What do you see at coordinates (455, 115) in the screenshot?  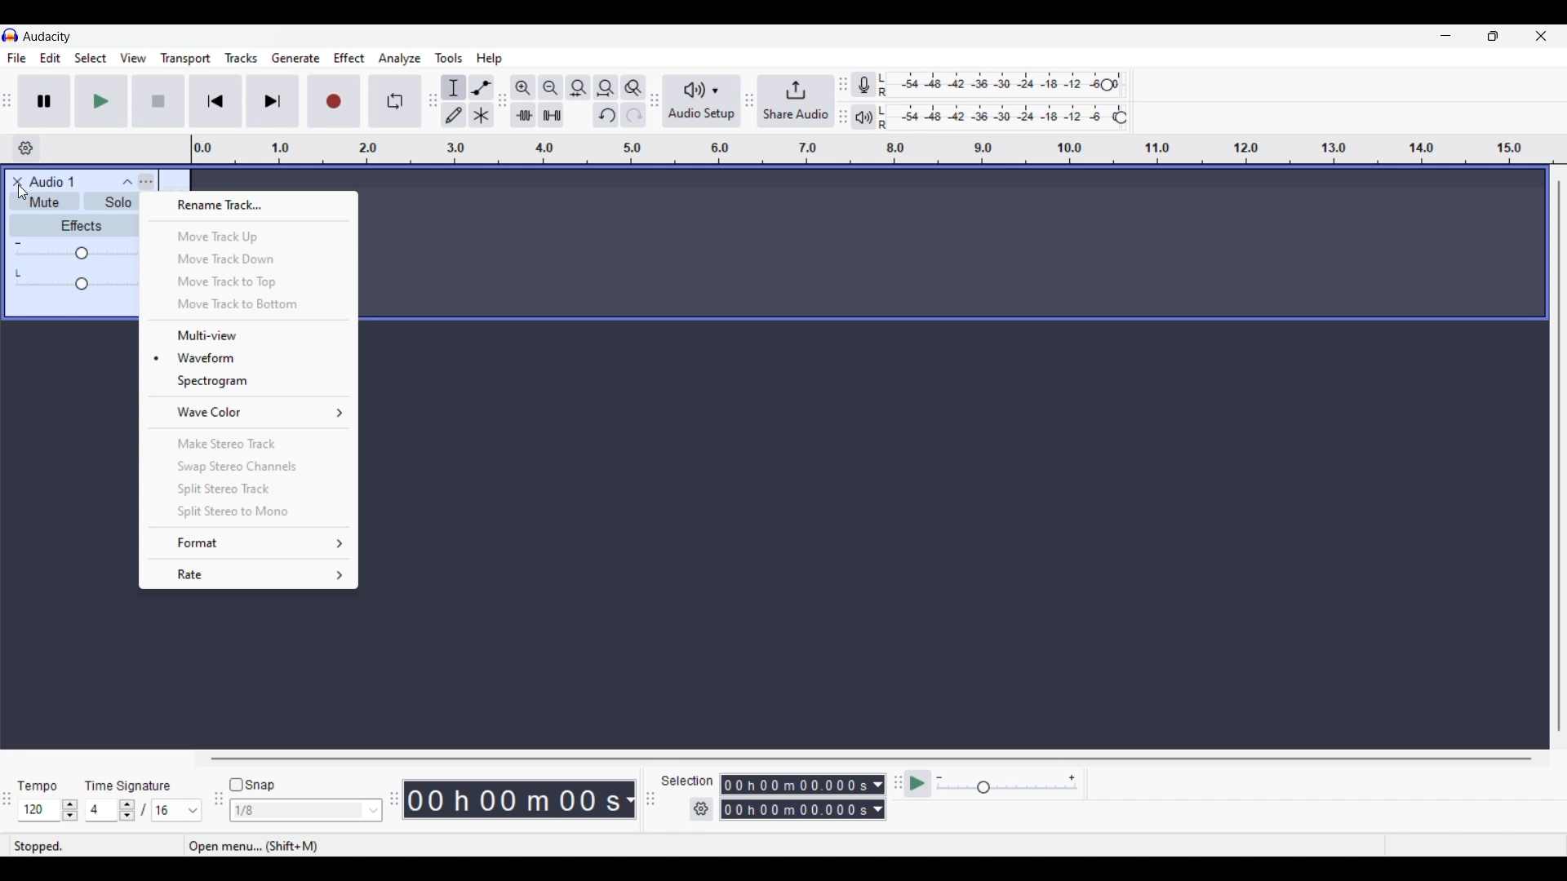 I see `Draw tool` at bounding box center [455, 115].